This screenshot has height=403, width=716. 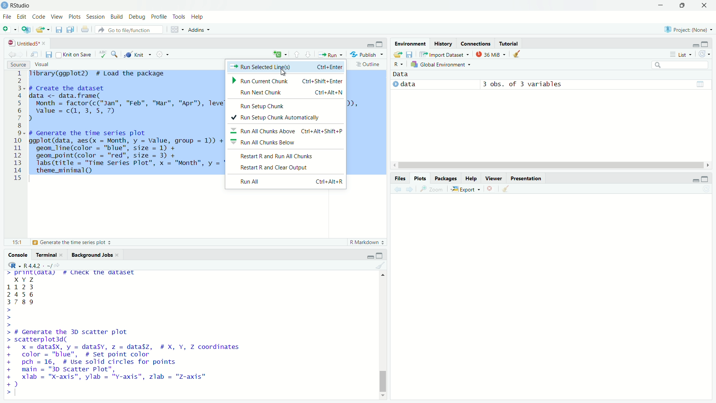 What do you see at coordinates (382, 337) in the screenshot?
I see `scrollbar` at bounding box center [382, 337].